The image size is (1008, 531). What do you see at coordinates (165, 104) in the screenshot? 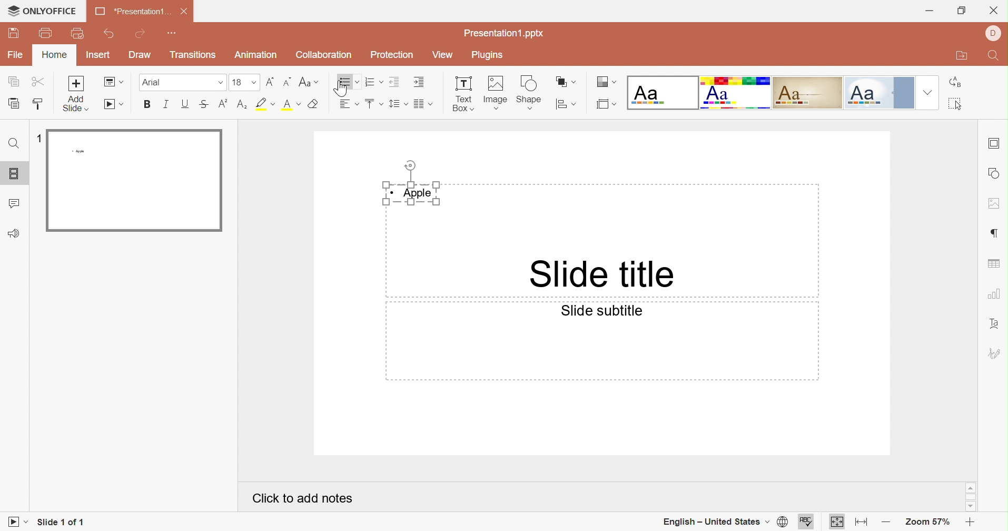
I see `Italic` at bounding box center [165, 104].